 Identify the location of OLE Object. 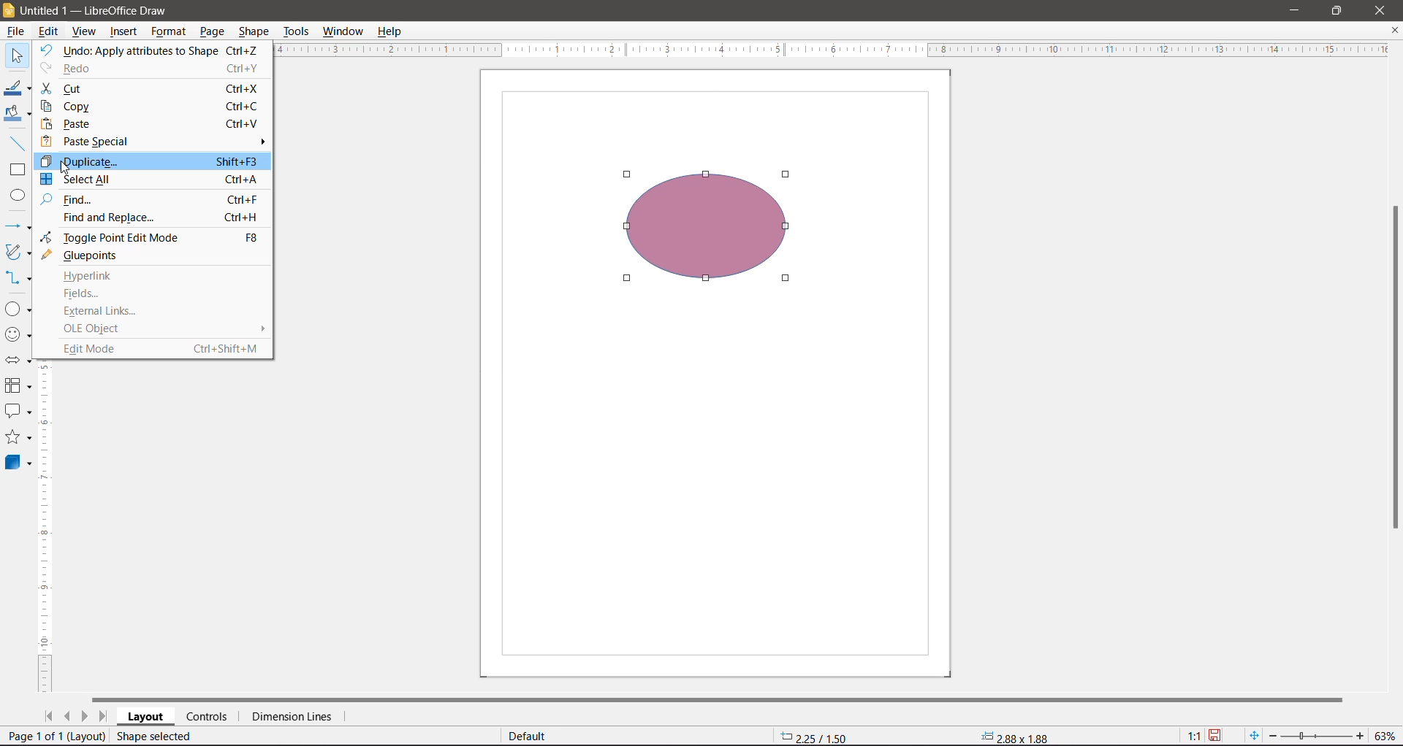
(90, 330).